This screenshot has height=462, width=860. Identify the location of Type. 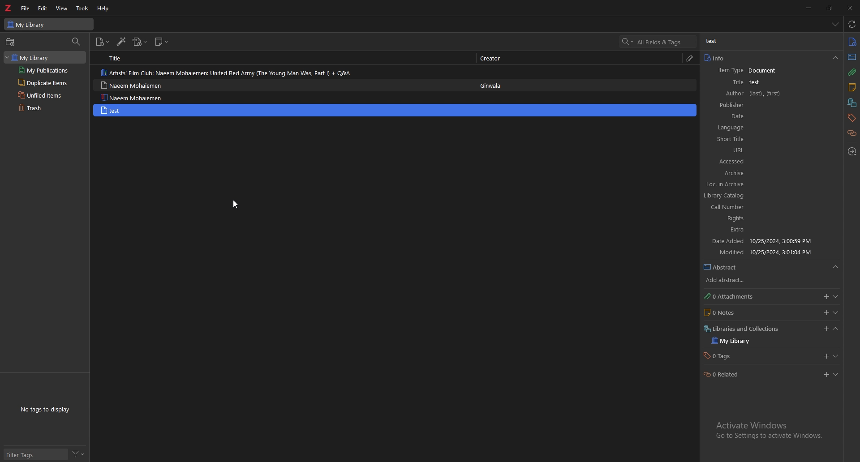
(852, 57).